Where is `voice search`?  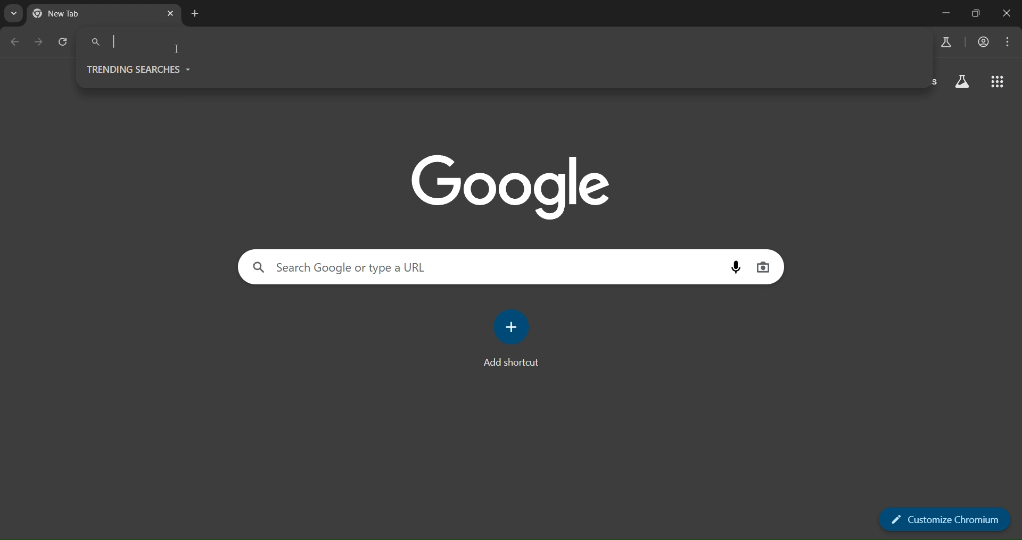 voice search is located at coordinates (733, 267).